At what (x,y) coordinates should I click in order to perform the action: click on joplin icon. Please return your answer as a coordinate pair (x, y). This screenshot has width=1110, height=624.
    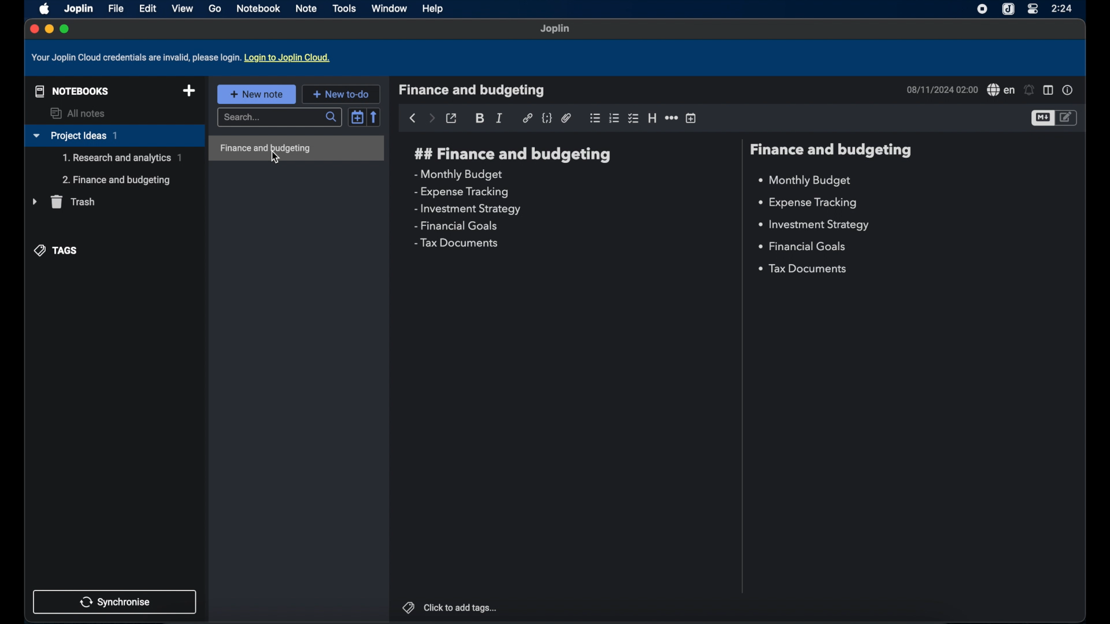
    Looking at the image, I should click on (1009, 9).